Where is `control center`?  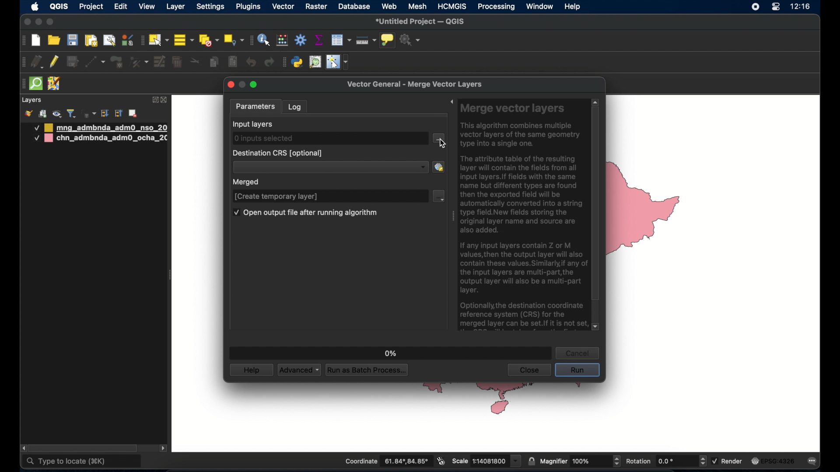
control center is located at coordinates (775, 7).